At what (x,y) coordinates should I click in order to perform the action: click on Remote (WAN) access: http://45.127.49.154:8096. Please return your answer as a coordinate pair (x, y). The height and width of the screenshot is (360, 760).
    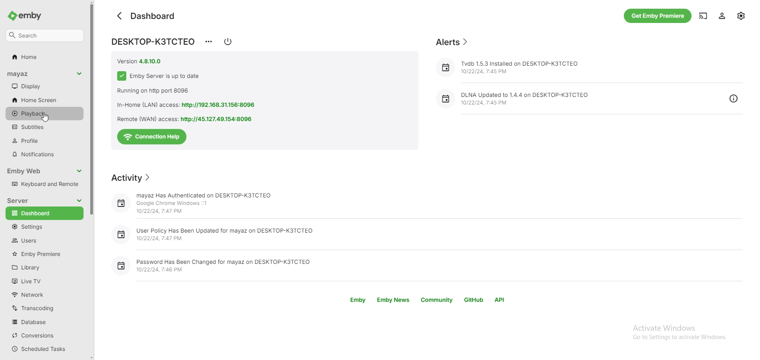
    Looking at the image, I should click on (190, 119).